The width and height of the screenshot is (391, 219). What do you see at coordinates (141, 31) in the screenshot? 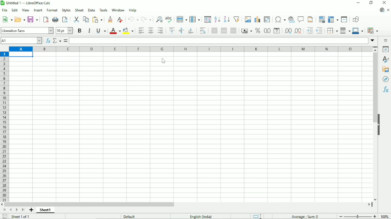
I see `Align left` at bounding box center [141, 31].